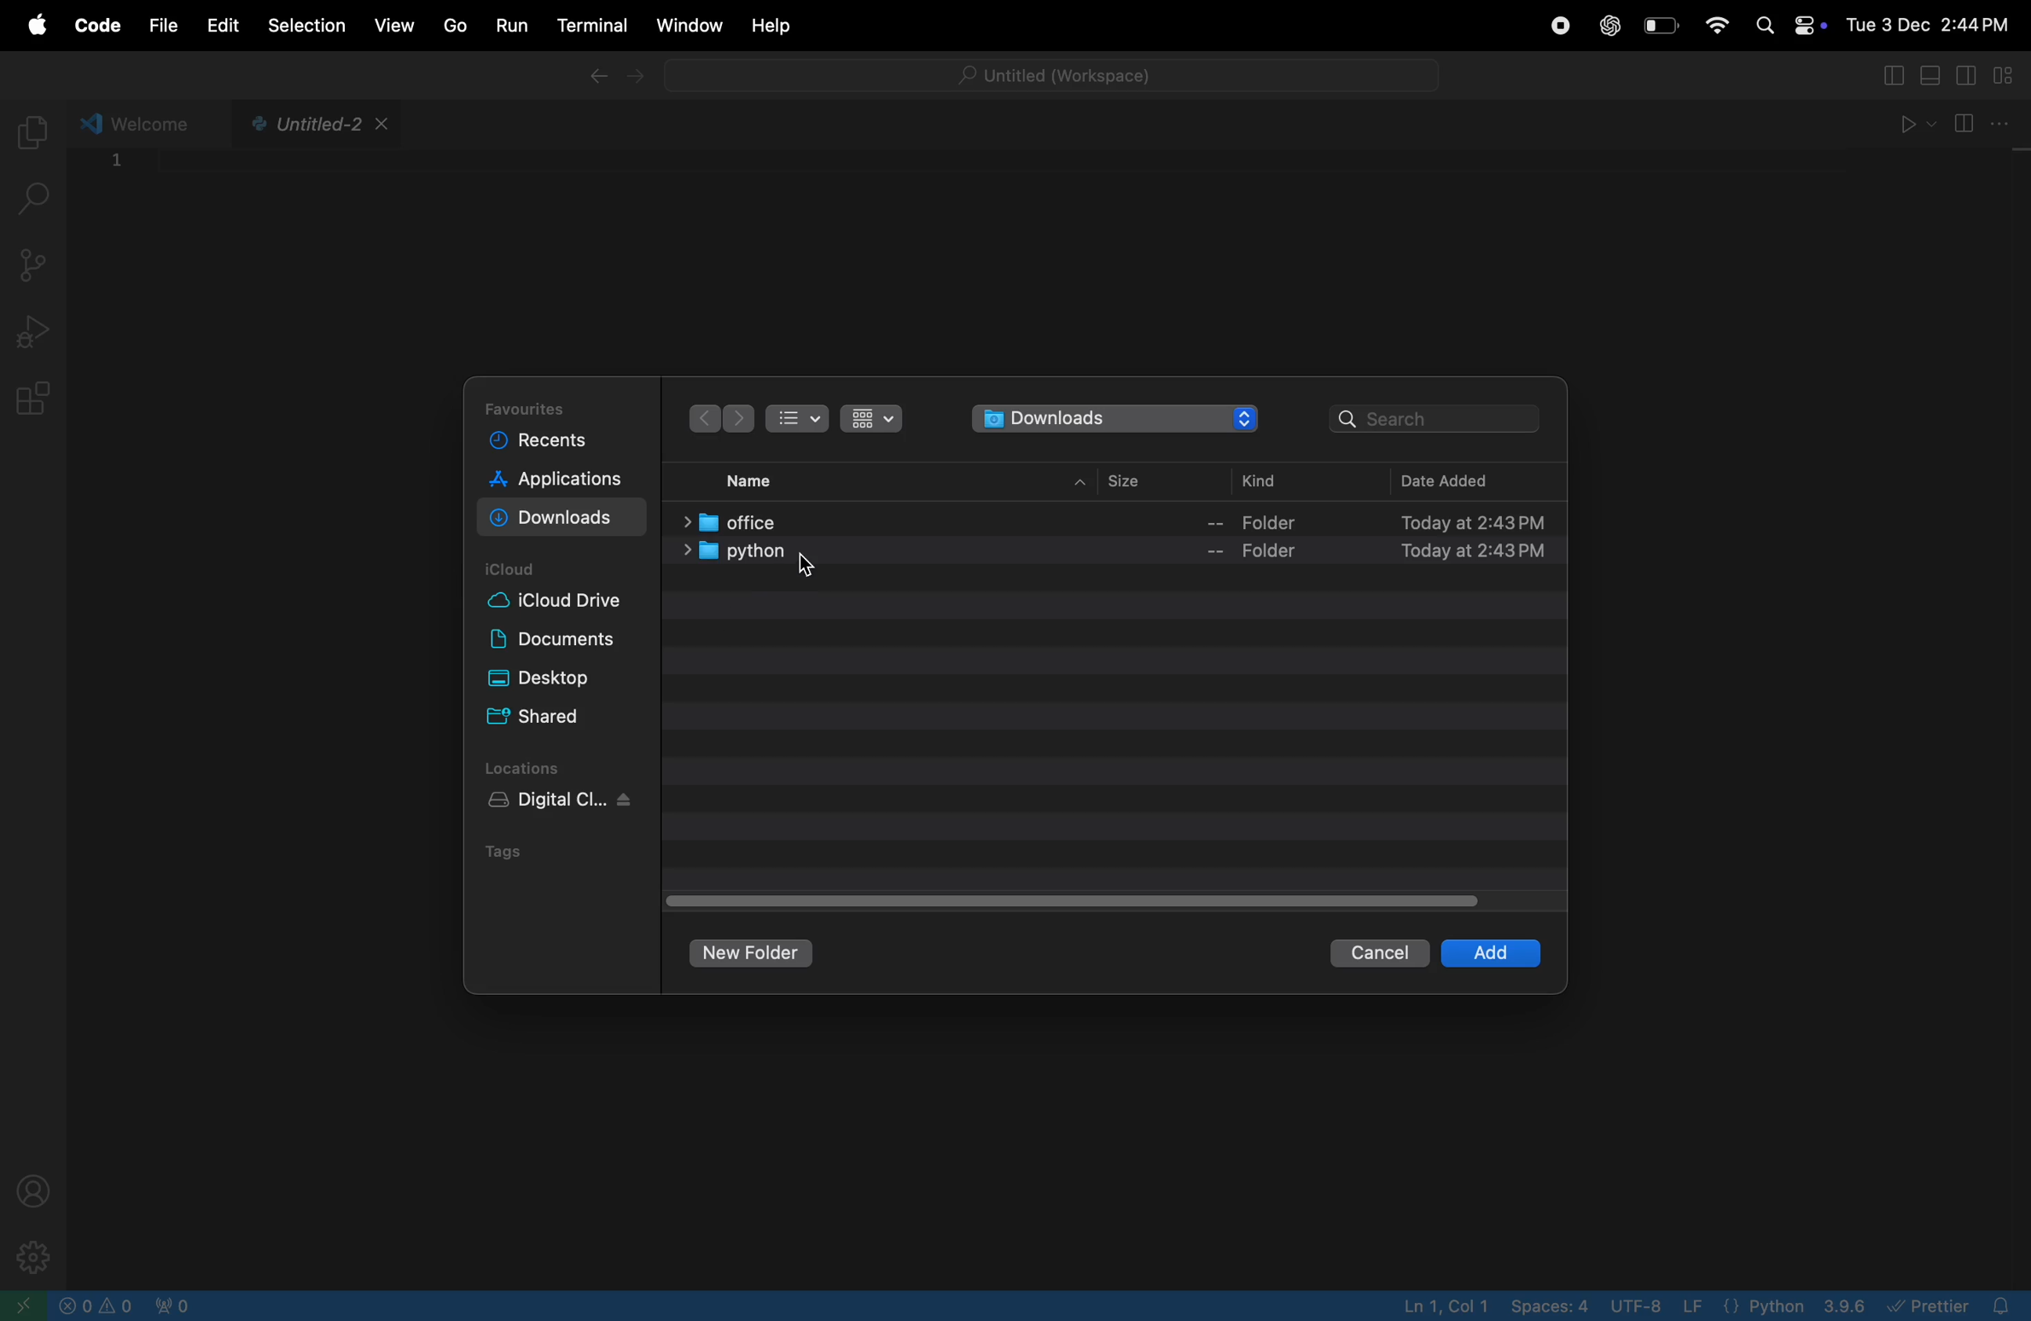 The image size is (2031, 1321). What do you see at coordinates (1118, 480) in the screenshot?
I see `size` at bounding box center [1118, 480].